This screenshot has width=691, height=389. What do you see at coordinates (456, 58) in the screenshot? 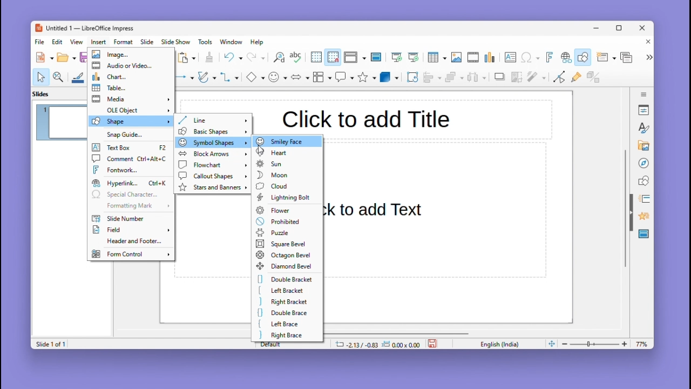
I see `Image` at bounding box center [456, 58].